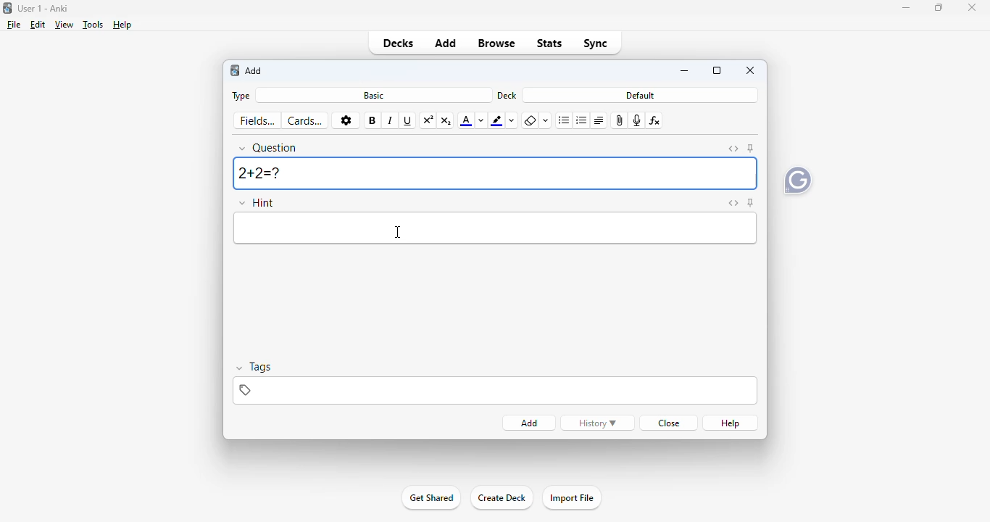 Image resolution: width=990 pixels, height=522 pixels. Describe the element at coordinates (939, 7) in the screenshot. I see `maximize` at that location.